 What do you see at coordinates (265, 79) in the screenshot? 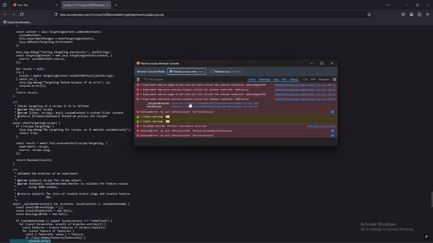
I see `warnings` at bounding box center [265, 79].